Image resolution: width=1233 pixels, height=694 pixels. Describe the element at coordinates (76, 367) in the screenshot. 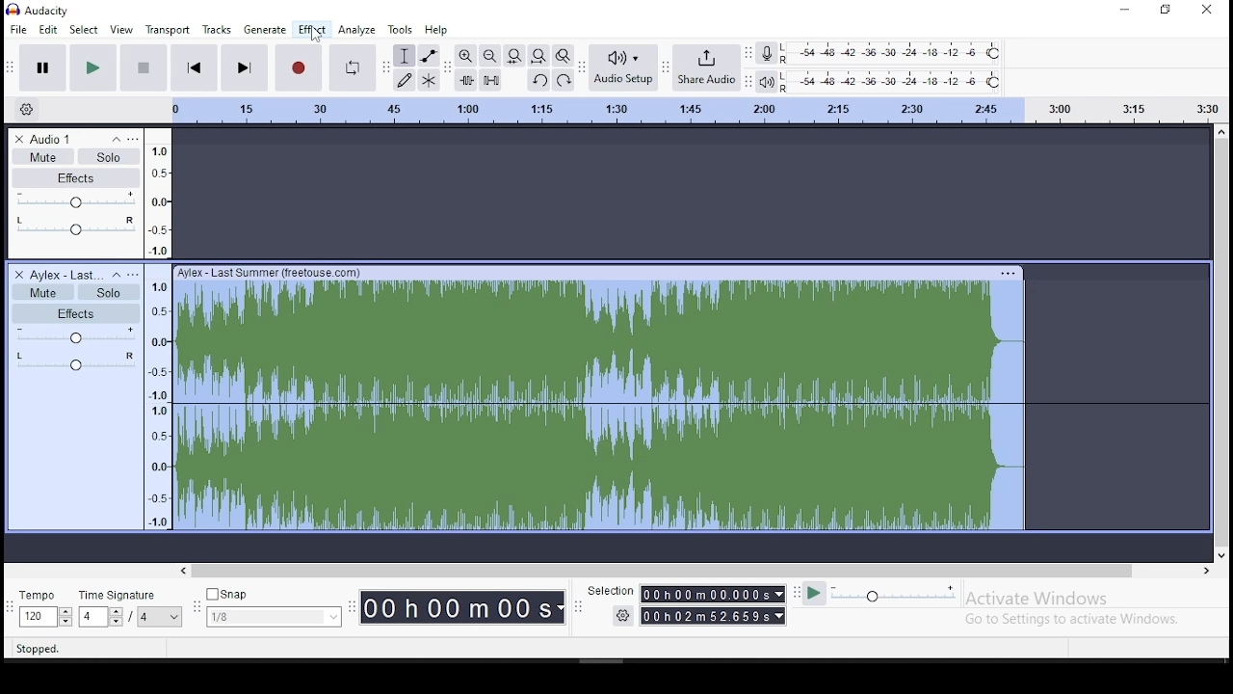

I see `audio effect` at that location.